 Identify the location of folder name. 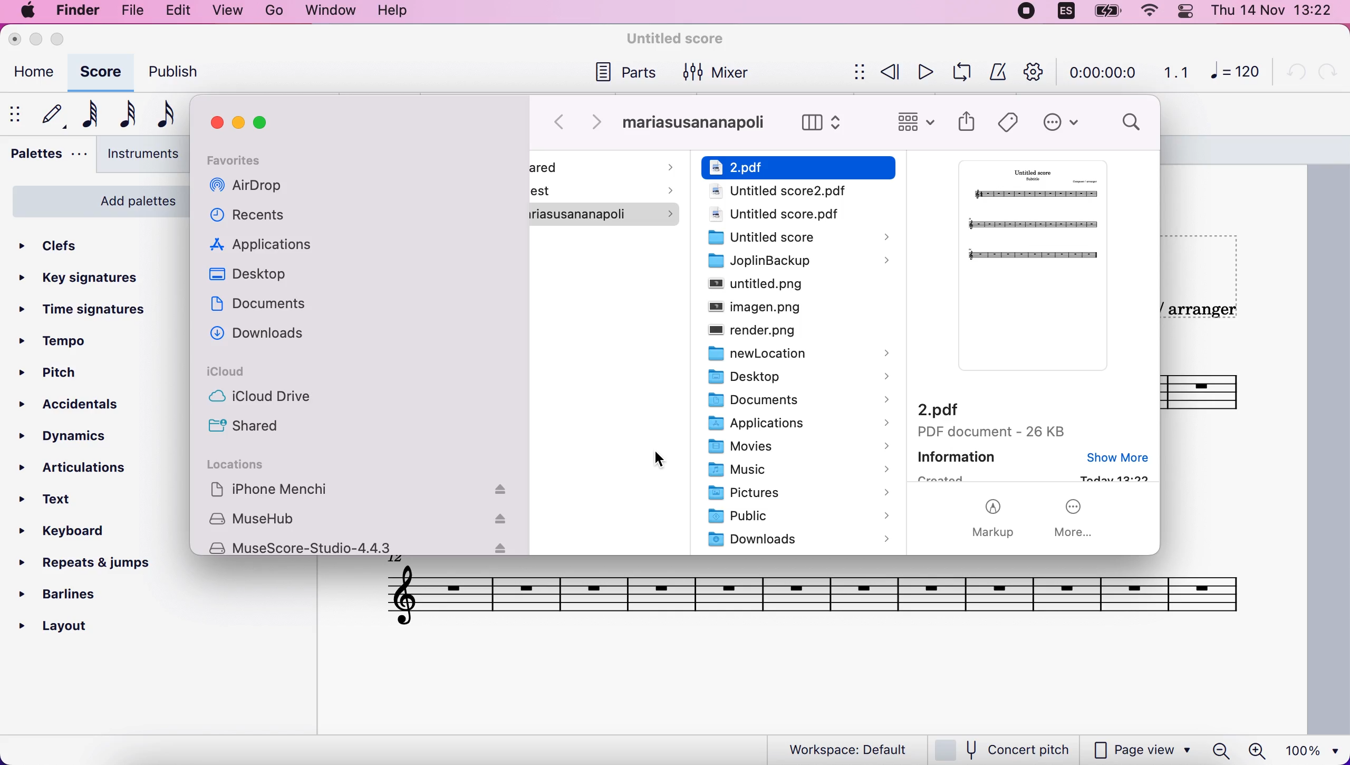
(698, 123).